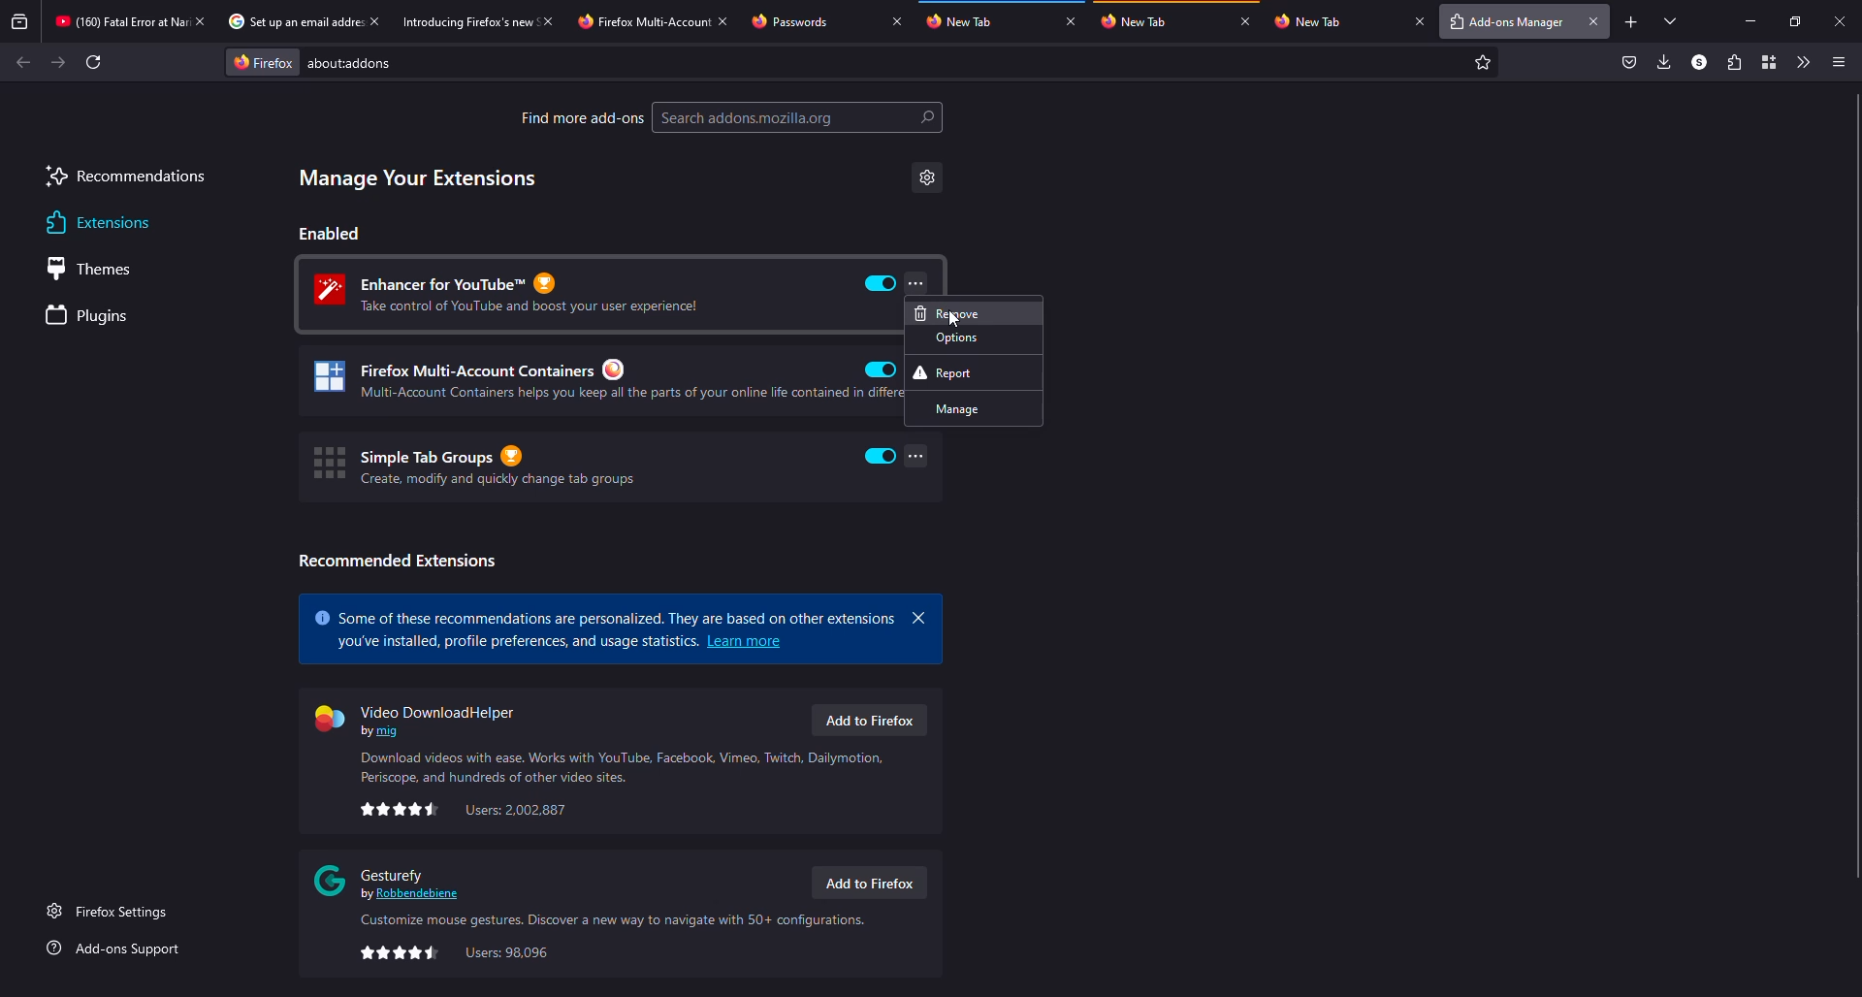  What do you see at coordinates (1800, 62) in the screenshot?
I see `more tools` at bounding box center [1800, 62].